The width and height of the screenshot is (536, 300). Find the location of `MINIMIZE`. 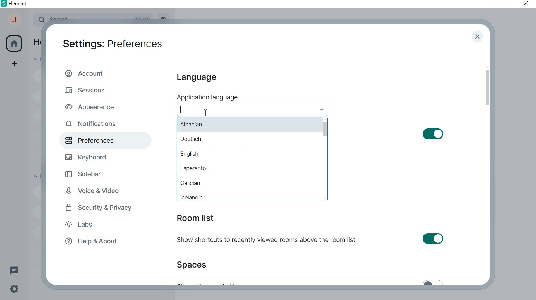

MINIMIZE is located at coordinates (487, 3).